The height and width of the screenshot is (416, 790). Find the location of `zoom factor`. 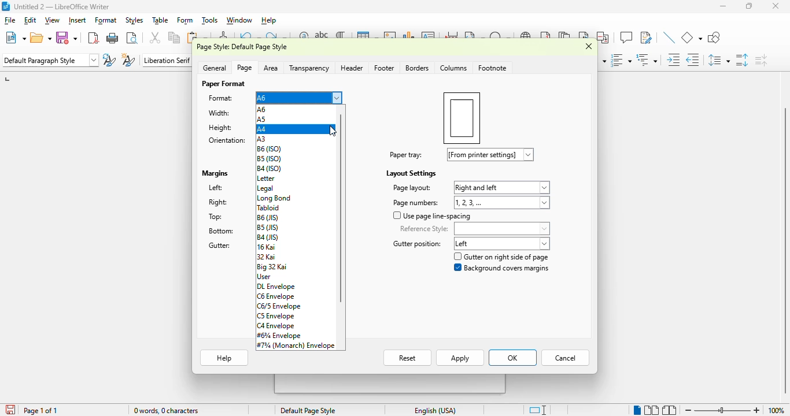

zoom factor is located at coordinates (777, 410).